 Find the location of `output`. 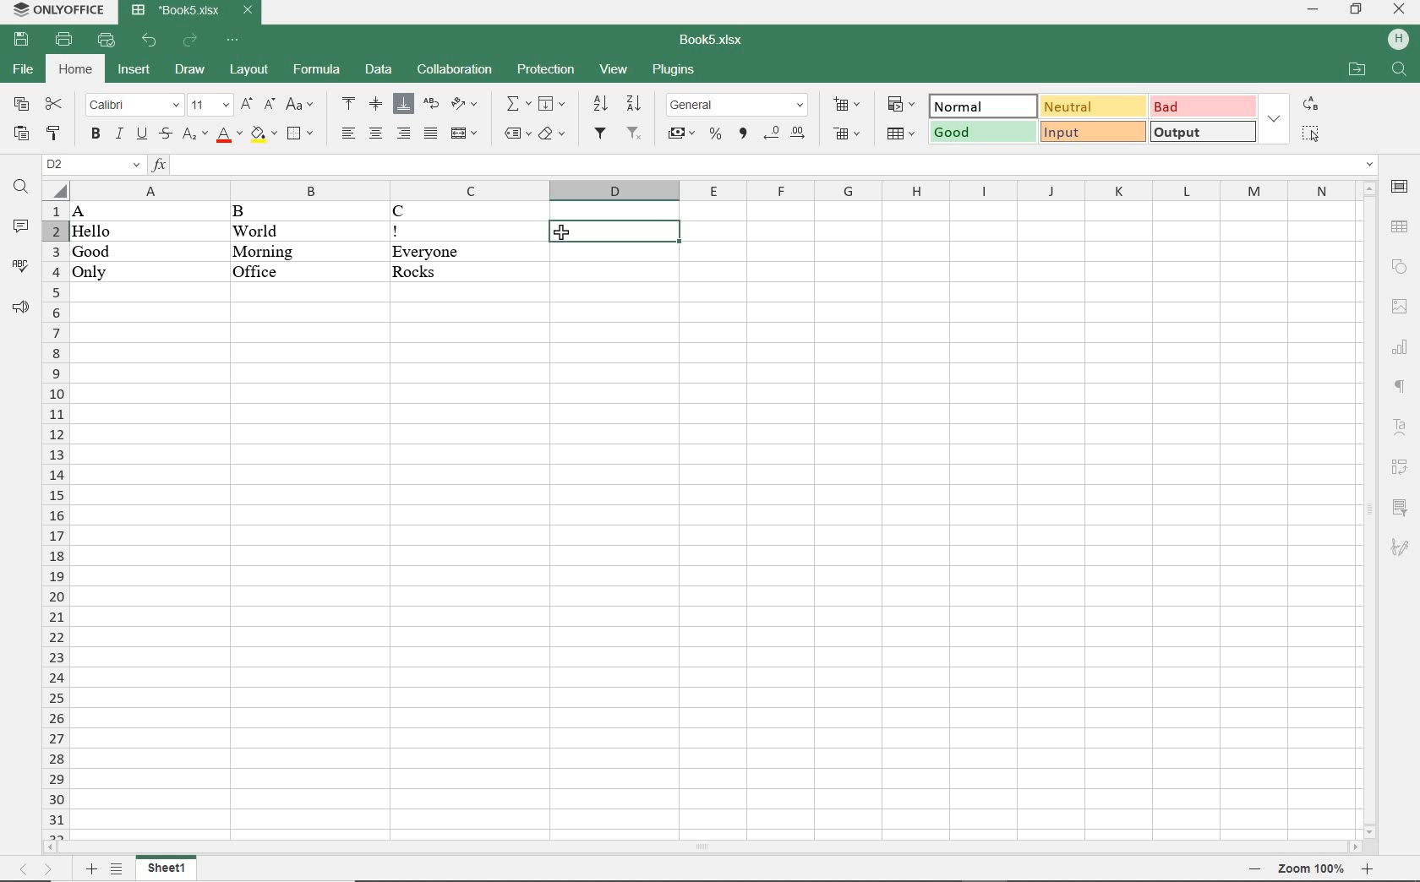

output is located at coordinates (1201, 133).